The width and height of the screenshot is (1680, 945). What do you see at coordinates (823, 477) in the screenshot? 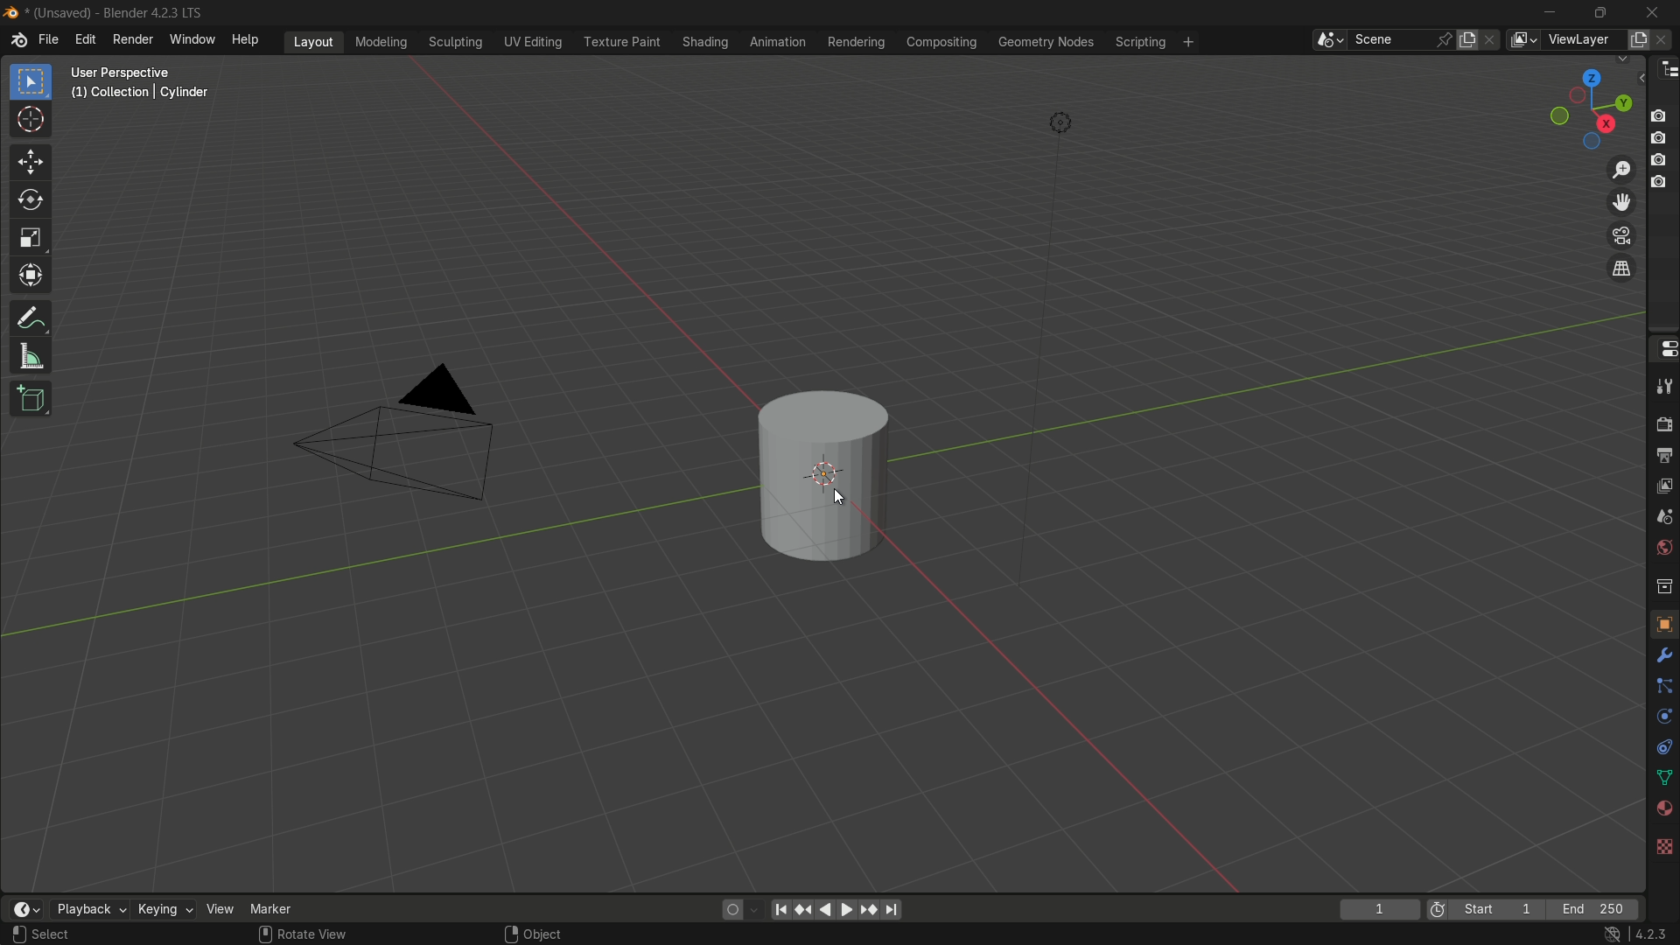
I see `Cylinder ` at bounding box center [823, 477].